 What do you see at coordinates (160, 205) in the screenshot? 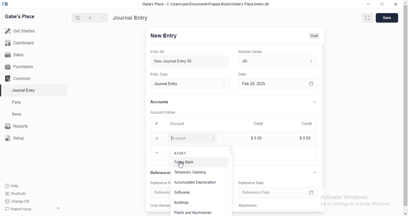
I see `User Remark` at bounding box center [160, 205].